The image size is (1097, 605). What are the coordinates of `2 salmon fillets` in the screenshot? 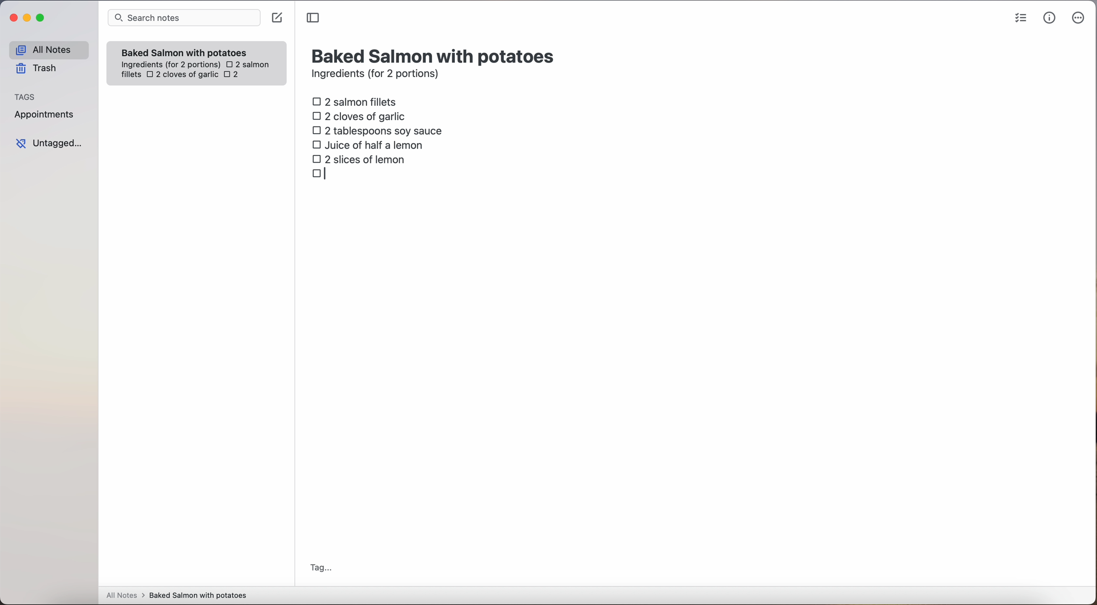 It's located at (357, 101).